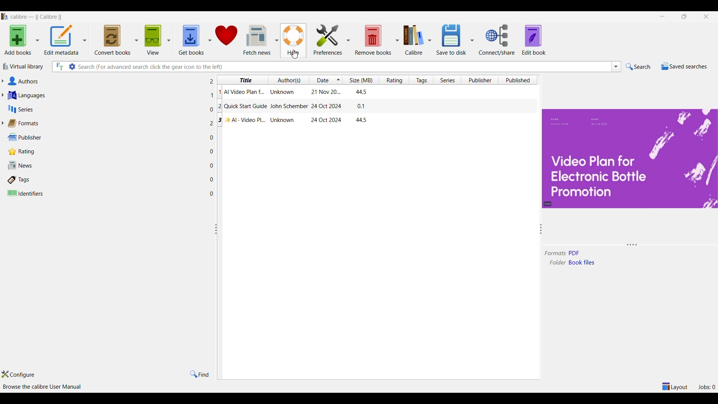 This screenshot has width=718, height=404. I want to click on Expand Authors, so click(2, 81).